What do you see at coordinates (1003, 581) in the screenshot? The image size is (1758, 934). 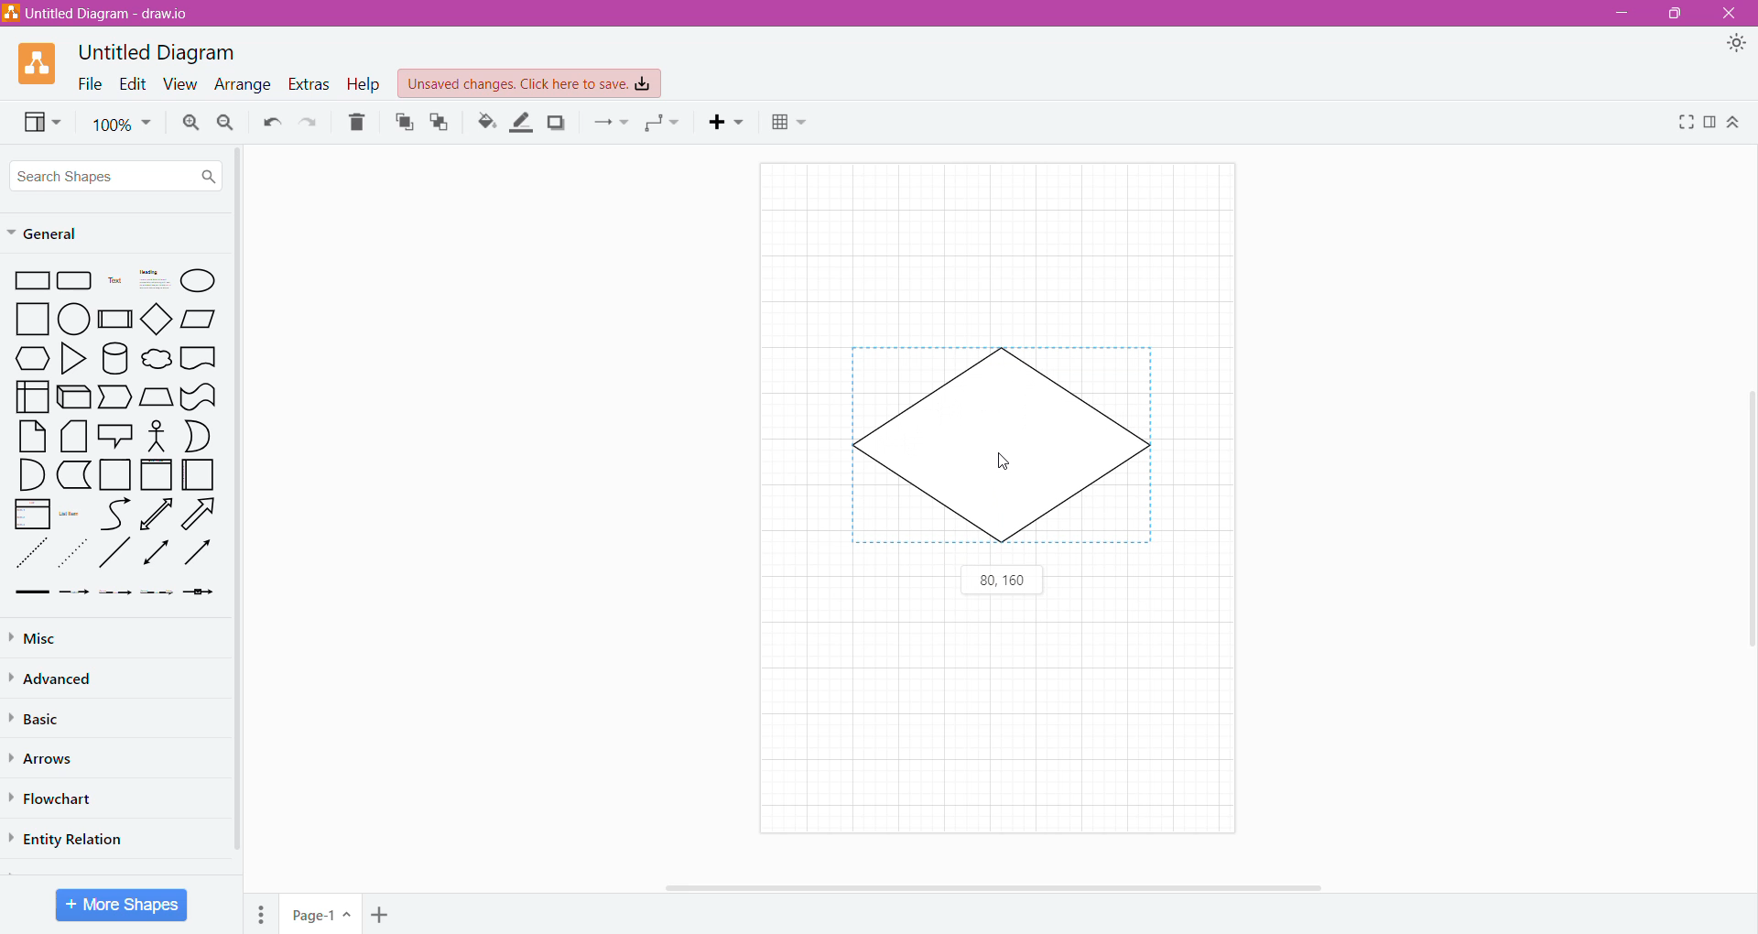 I see `80, 160` at bounding box center [1003, 581].